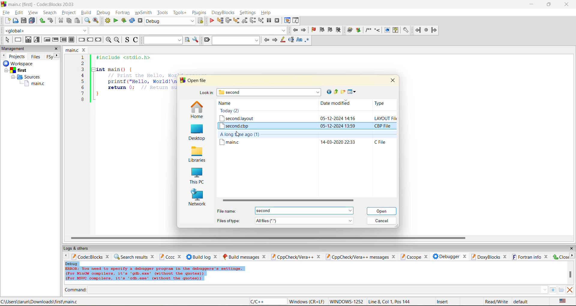  What do you see at coordinates (127, 57) in the screenshot?
I see `#include <stdio.h>` at bounding box center [127, 57].